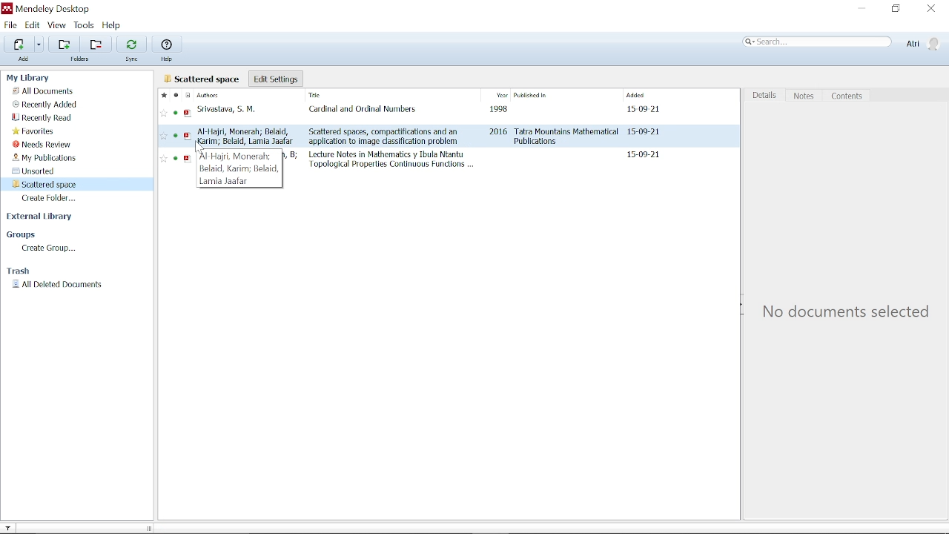 This screenshot has height=534, width=949. What do you see at coordinates (360, 110) in the screenshot?
I see `title` at bounding box center [360, 110].